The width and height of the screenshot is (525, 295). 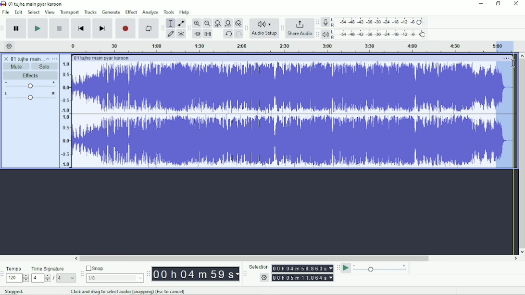 What do you see at coordinates (374, 34) in the screenshot?
I see `Playback meter` at bounding box center [374, 34].